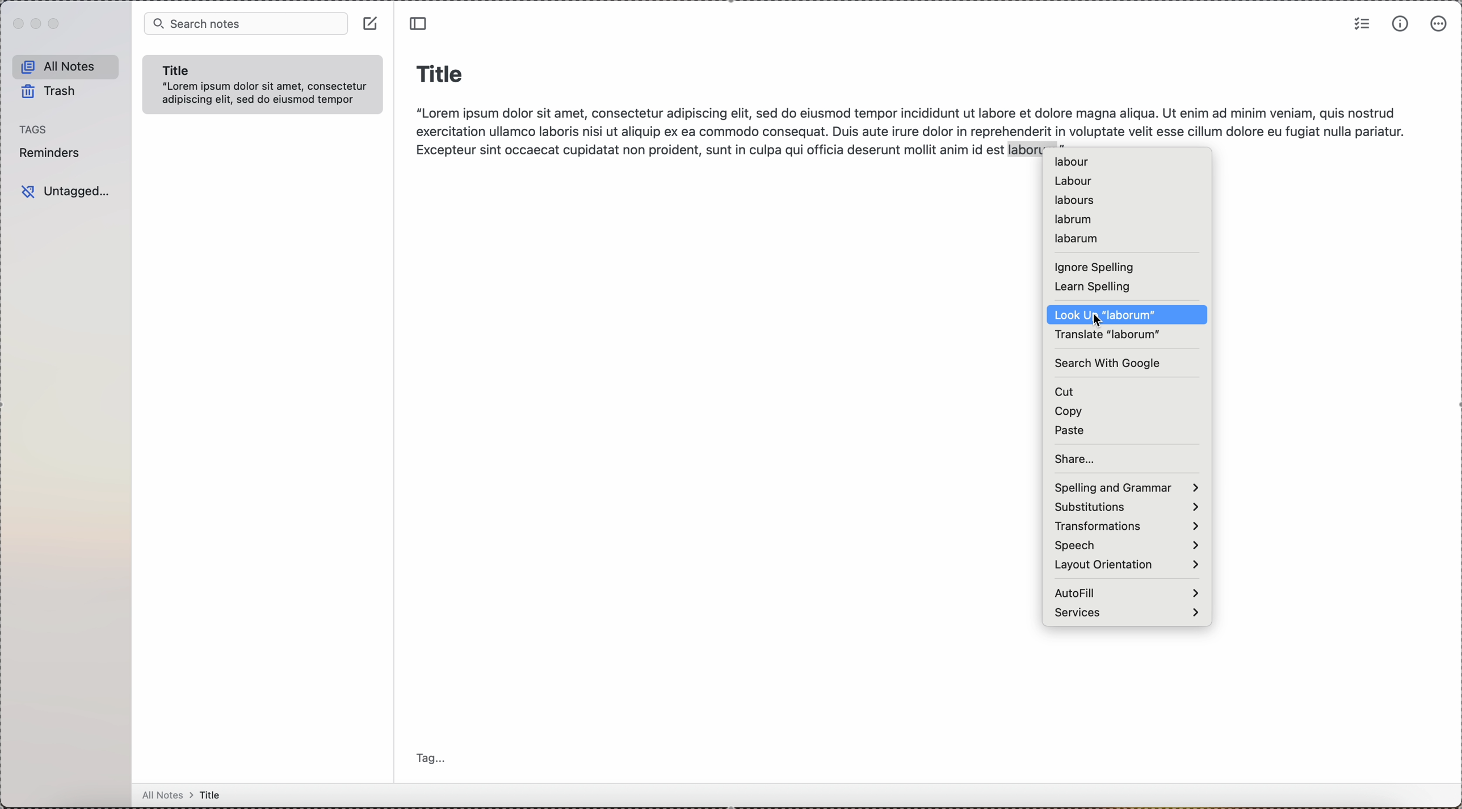  I want to click on transformations, so click(1131, 526).